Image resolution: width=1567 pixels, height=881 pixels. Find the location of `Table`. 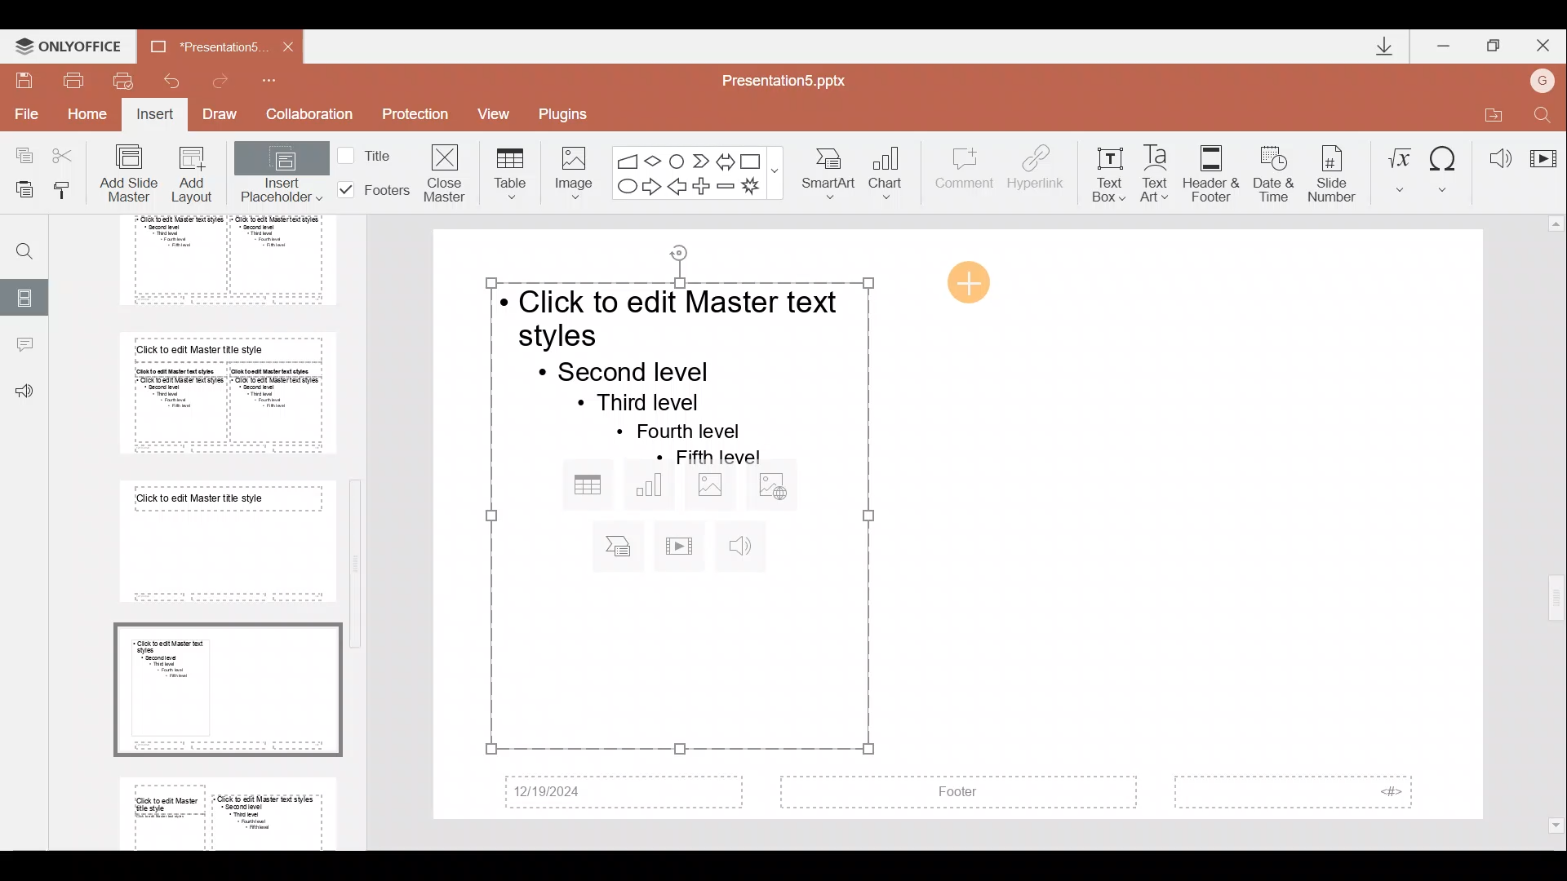

Table is located at coordinates (508, 172).